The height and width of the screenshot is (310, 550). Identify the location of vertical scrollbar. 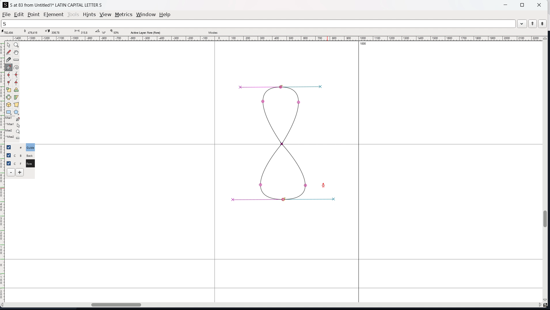
(546, 170).